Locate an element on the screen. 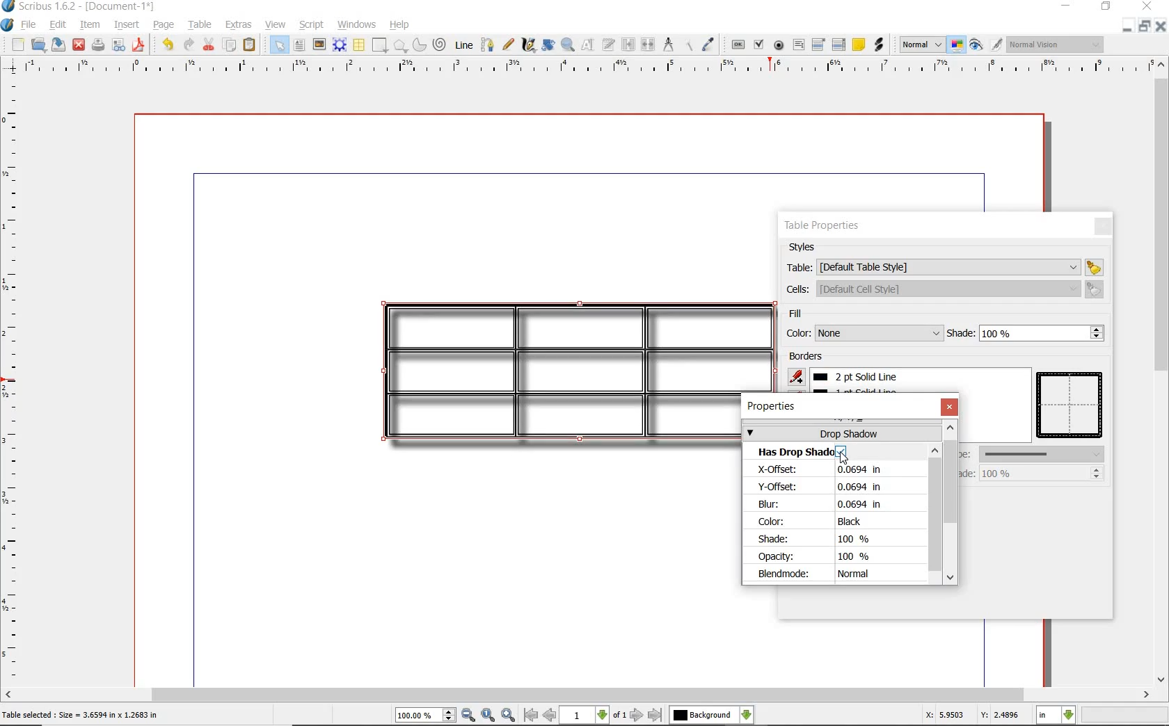 This screenshot has height=726, width=1169. borders is located at coordinates (809, 357).